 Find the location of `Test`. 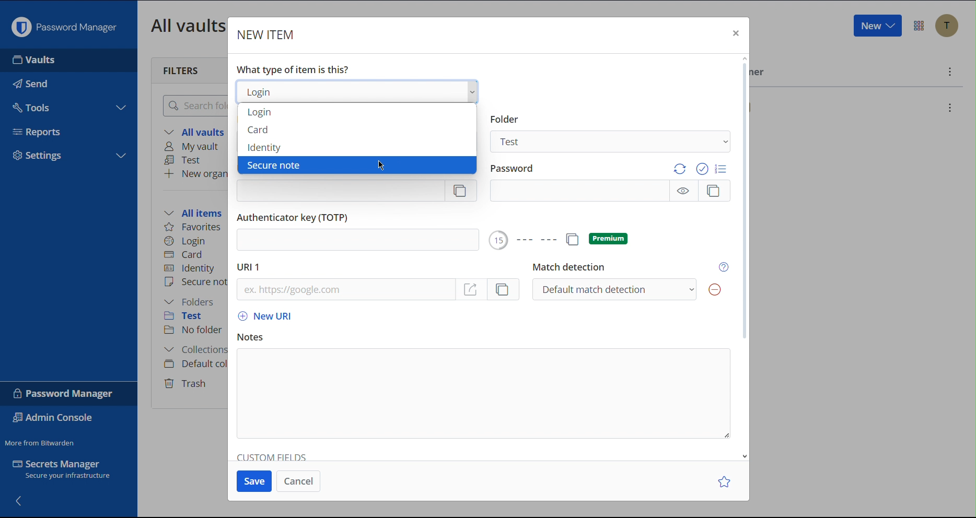

Test is located at coordinates (191, 317).